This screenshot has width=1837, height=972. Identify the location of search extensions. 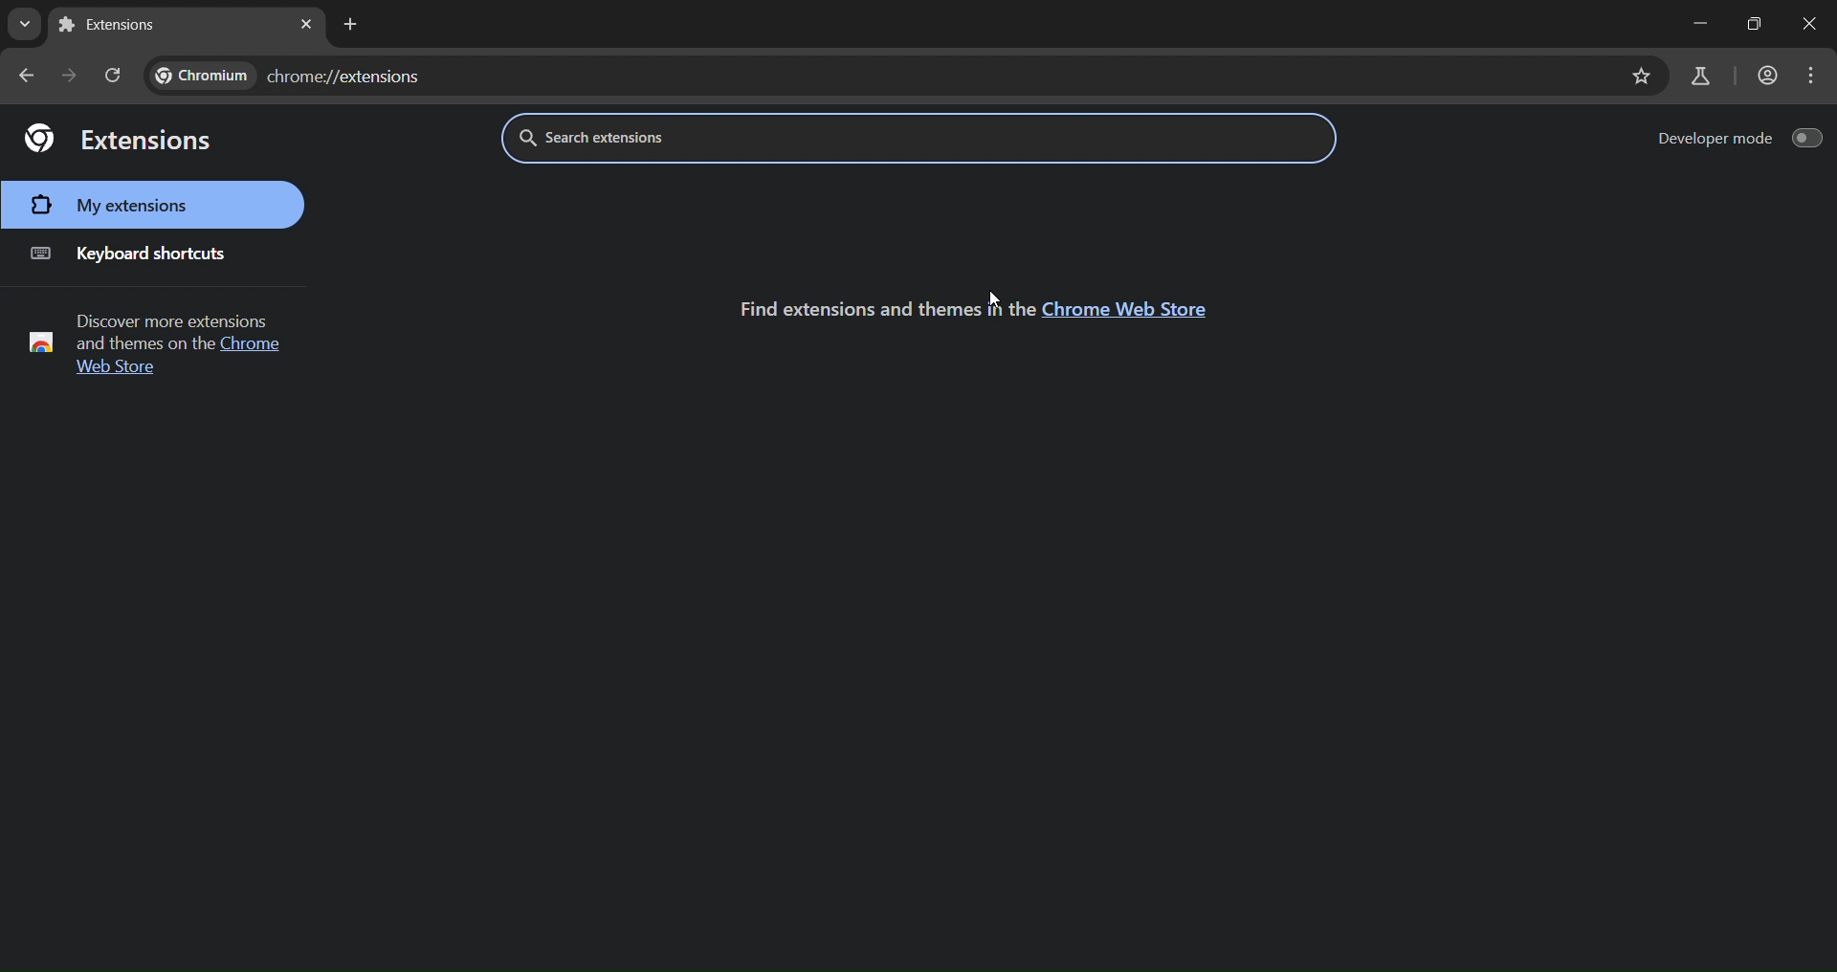
(908, 139).